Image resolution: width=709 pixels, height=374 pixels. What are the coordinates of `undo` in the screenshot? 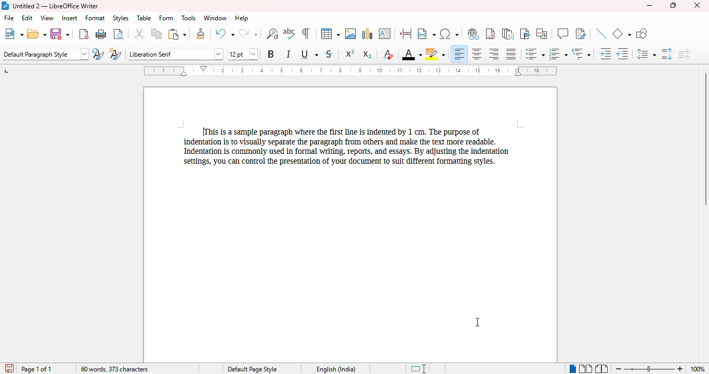 It's located at (225, 33).